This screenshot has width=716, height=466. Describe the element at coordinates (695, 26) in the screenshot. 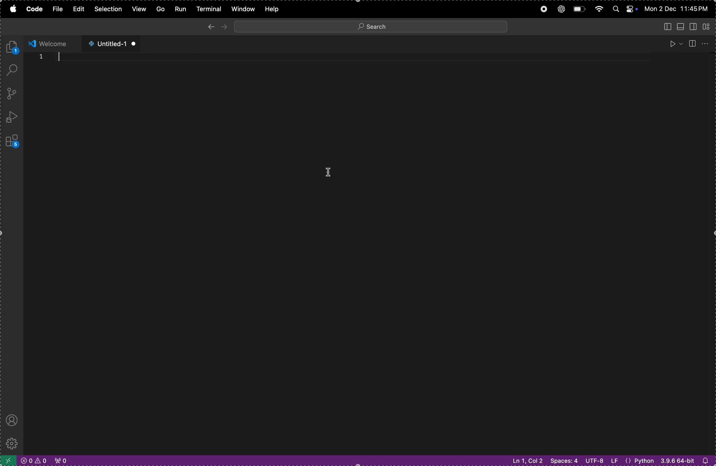

I see `toggle secondary side bar` at that location.